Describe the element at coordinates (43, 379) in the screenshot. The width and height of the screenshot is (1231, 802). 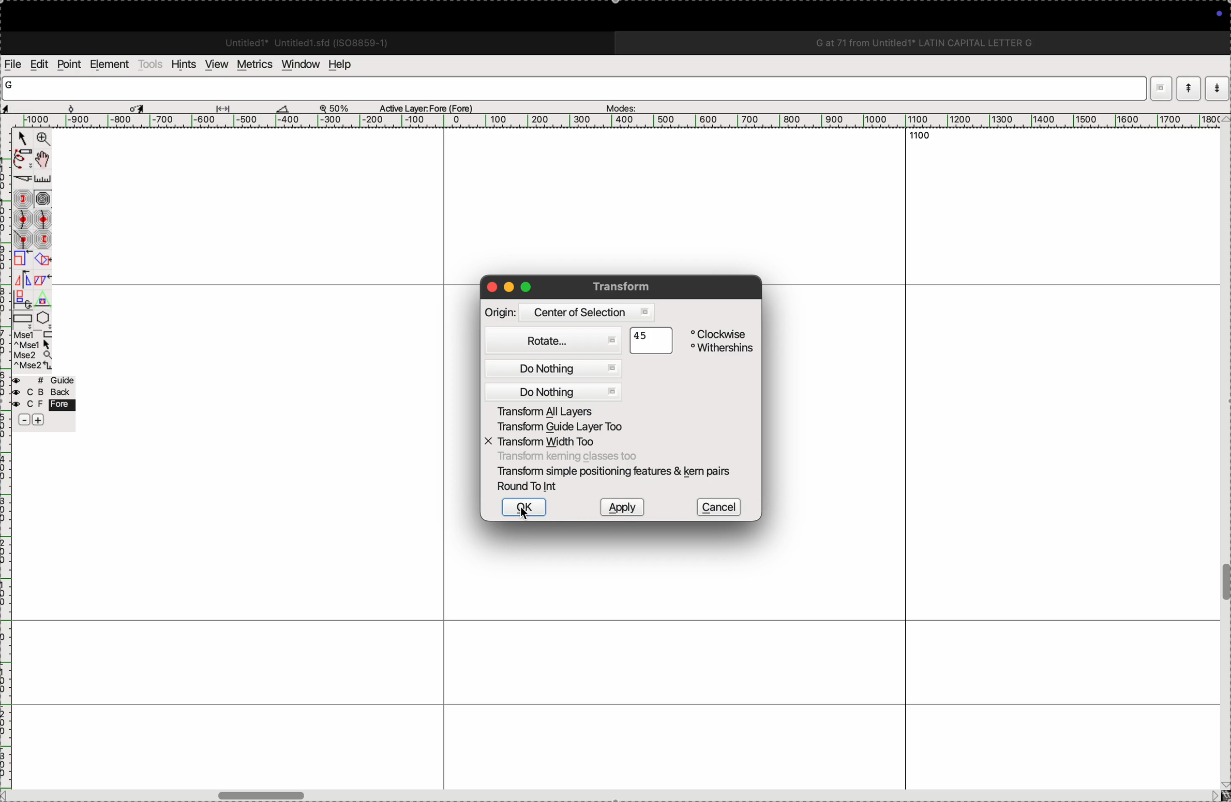
I see `guide layer` at that location.